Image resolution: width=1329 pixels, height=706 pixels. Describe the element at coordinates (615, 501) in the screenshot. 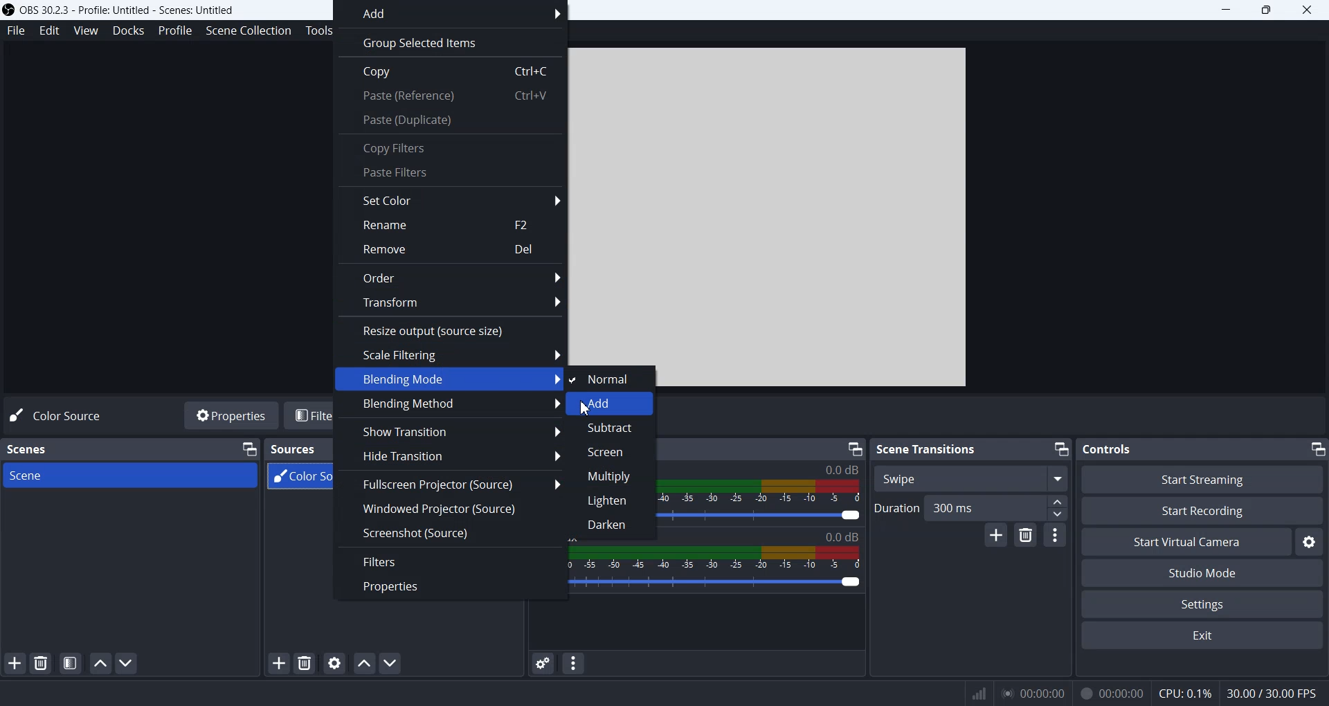

I see `Lighten` at that location.